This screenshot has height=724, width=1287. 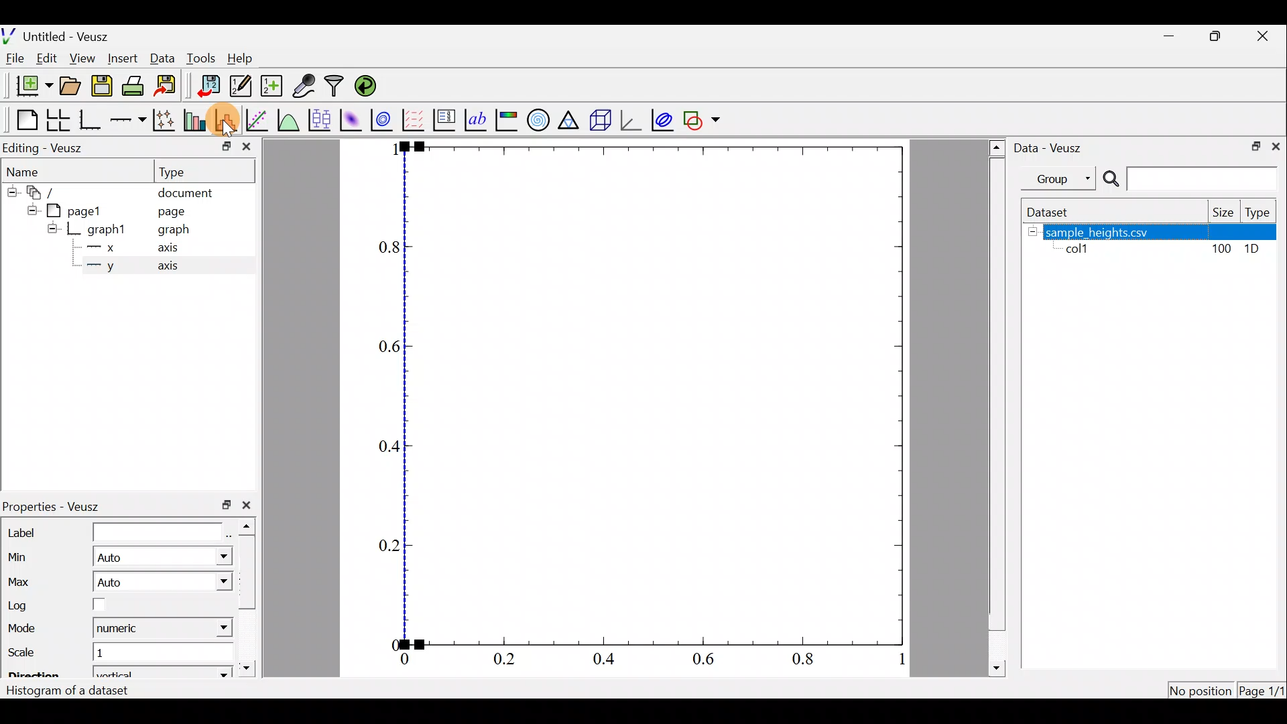 What do you see at coordinates (1214, 38) in the screenshot?
I see `restore down` at bounding box center [1214, 38].